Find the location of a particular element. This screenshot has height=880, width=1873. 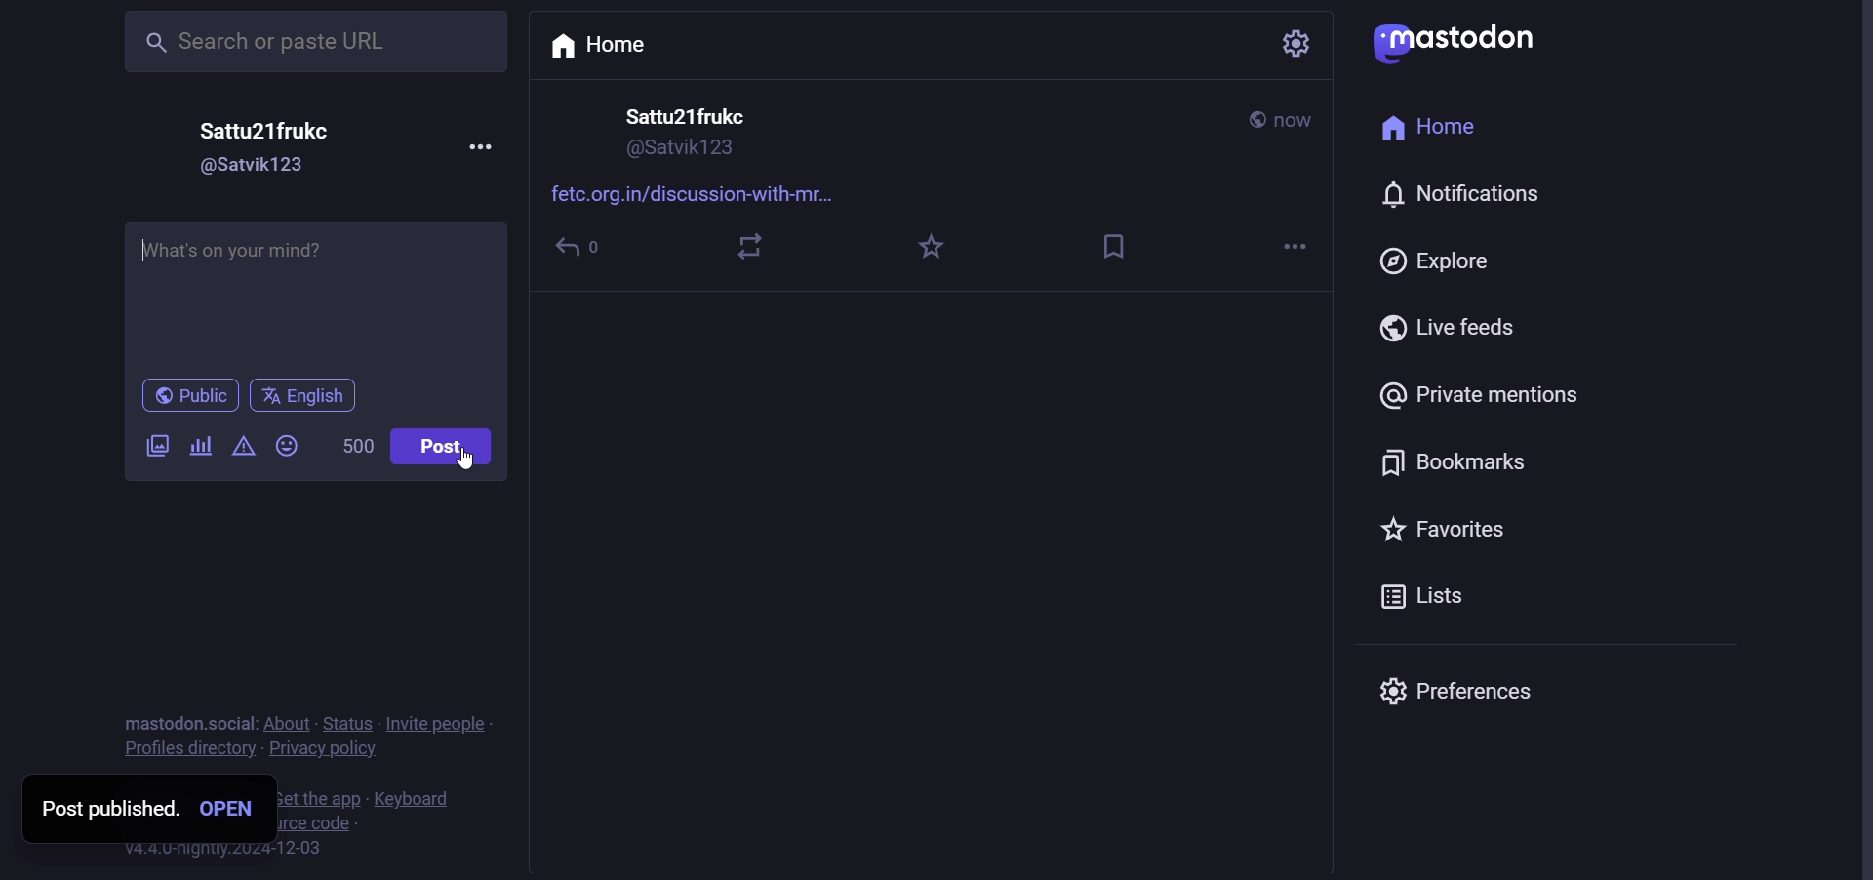

preferences is located at coordinates (1478, 686).